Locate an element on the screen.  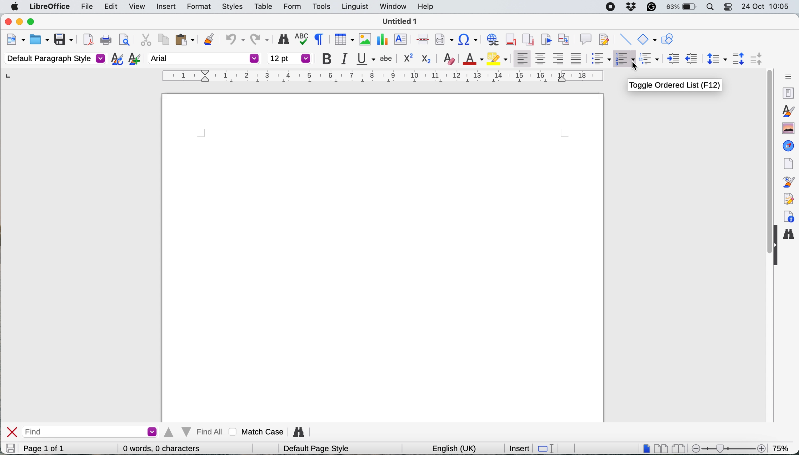
insert is located at coordinates (517, 448).